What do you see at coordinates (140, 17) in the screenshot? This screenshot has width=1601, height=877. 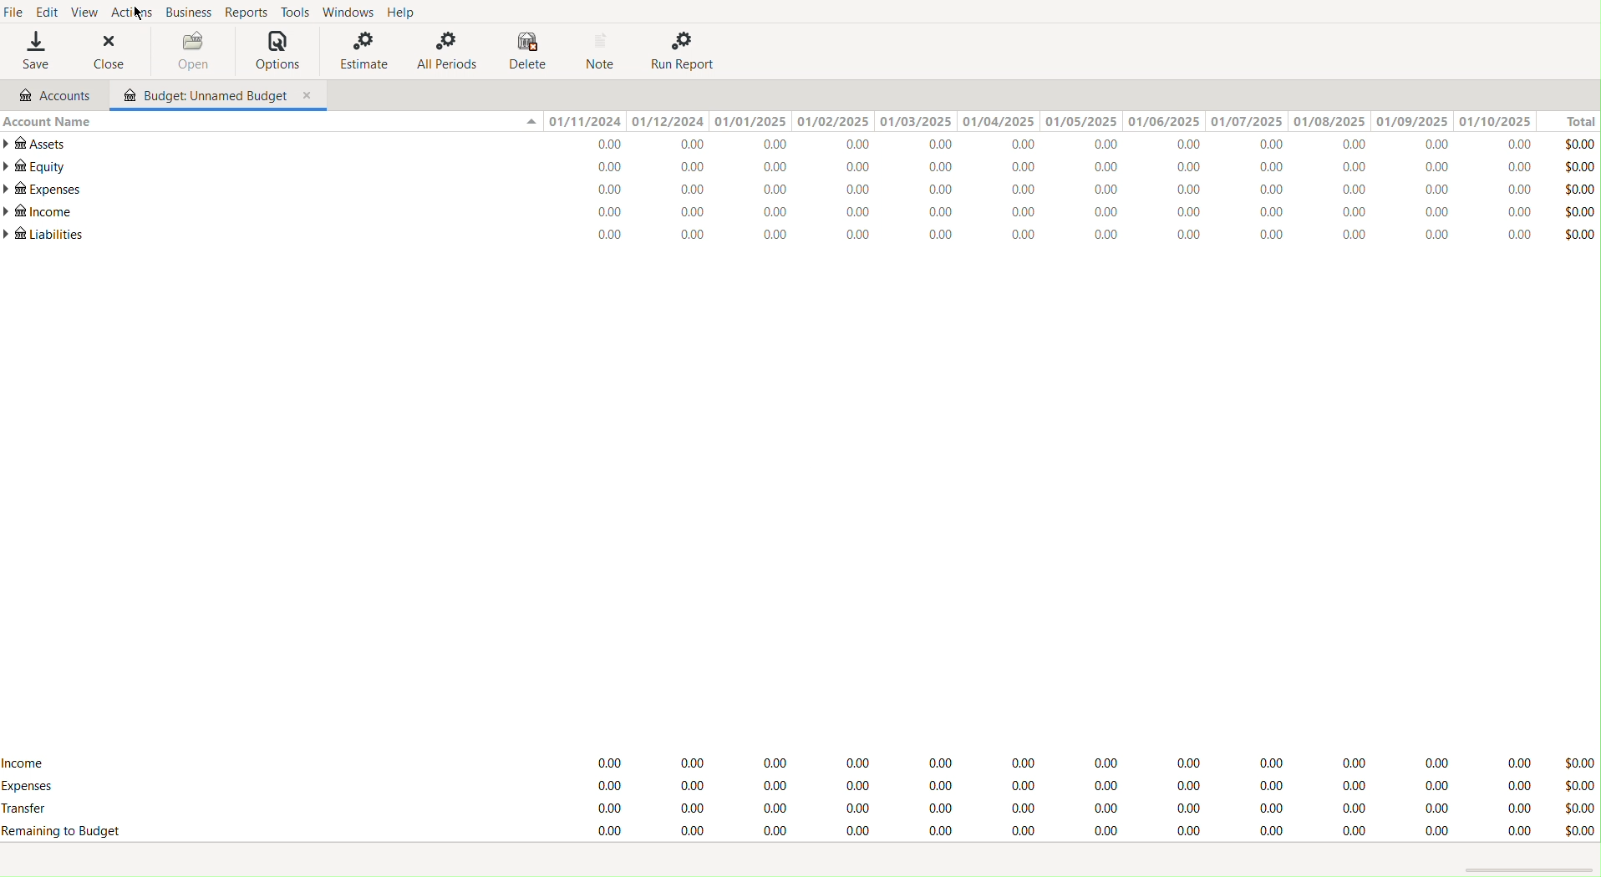 I see `cursor` at bounding box center [140, 17].